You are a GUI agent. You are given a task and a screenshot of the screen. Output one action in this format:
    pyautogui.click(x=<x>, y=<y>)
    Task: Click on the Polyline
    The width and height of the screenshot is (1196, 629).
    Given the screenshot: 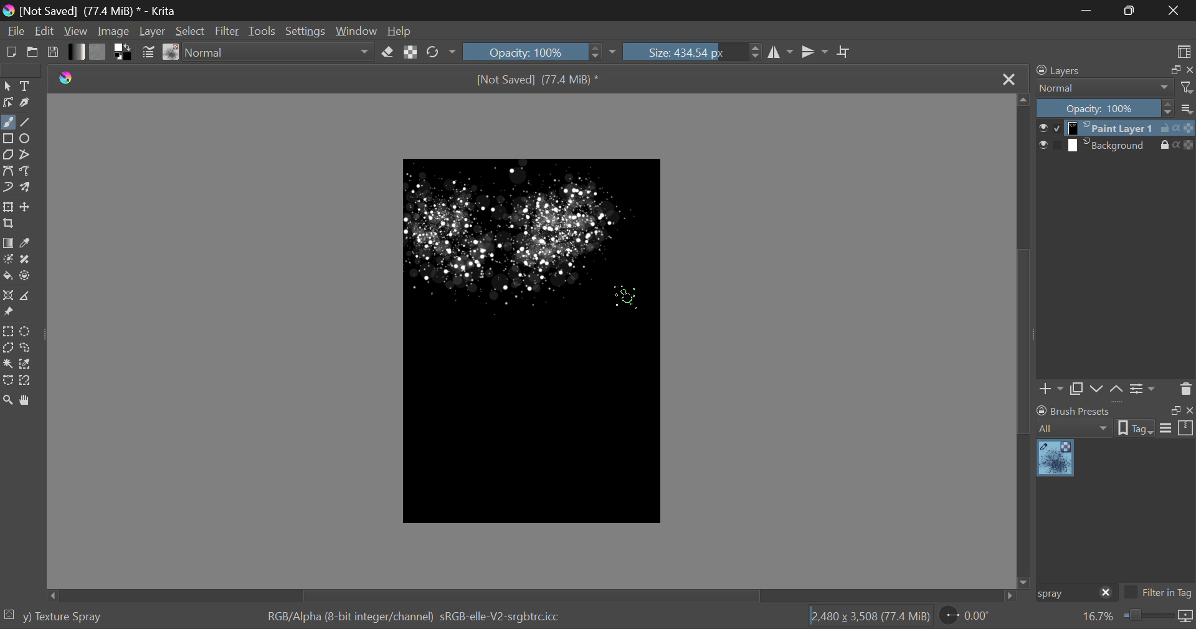 What is the action you would take?
    pyautogui.click(x=26, y=155)
    